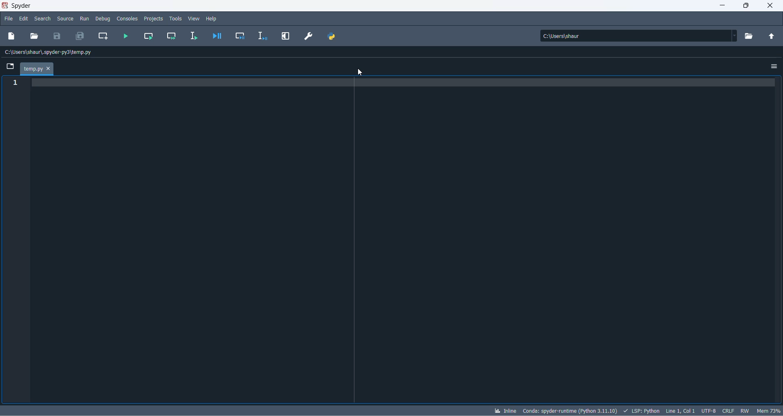 This screenshot has width=783, height=416. Describe the element at coordinates (42, 18) in the screenshot. I see `search` at that location.